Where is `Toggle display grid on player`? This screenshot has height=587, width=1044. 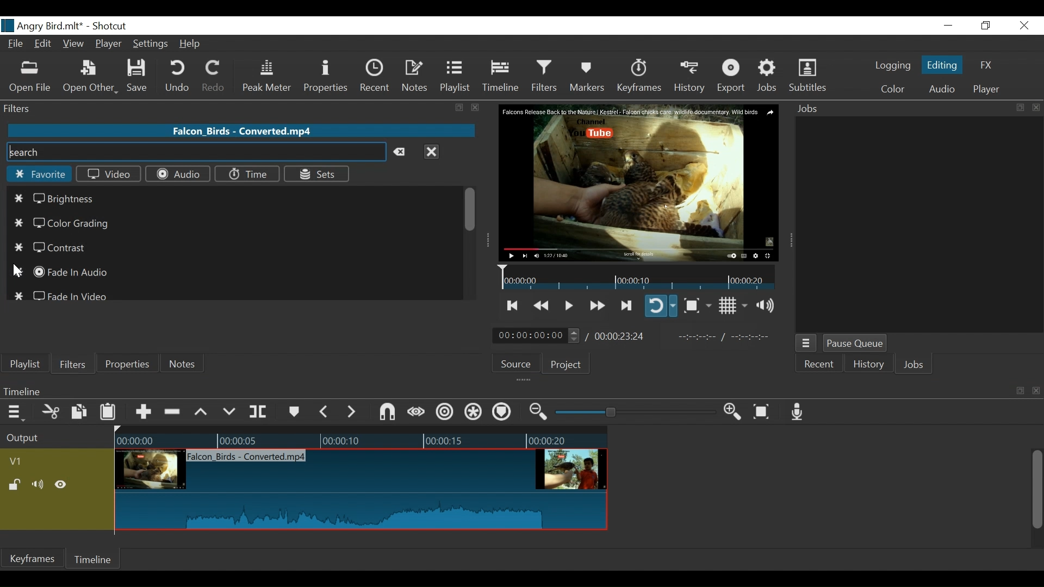 Toggle display grid on player is located at coordinates (735, 305).